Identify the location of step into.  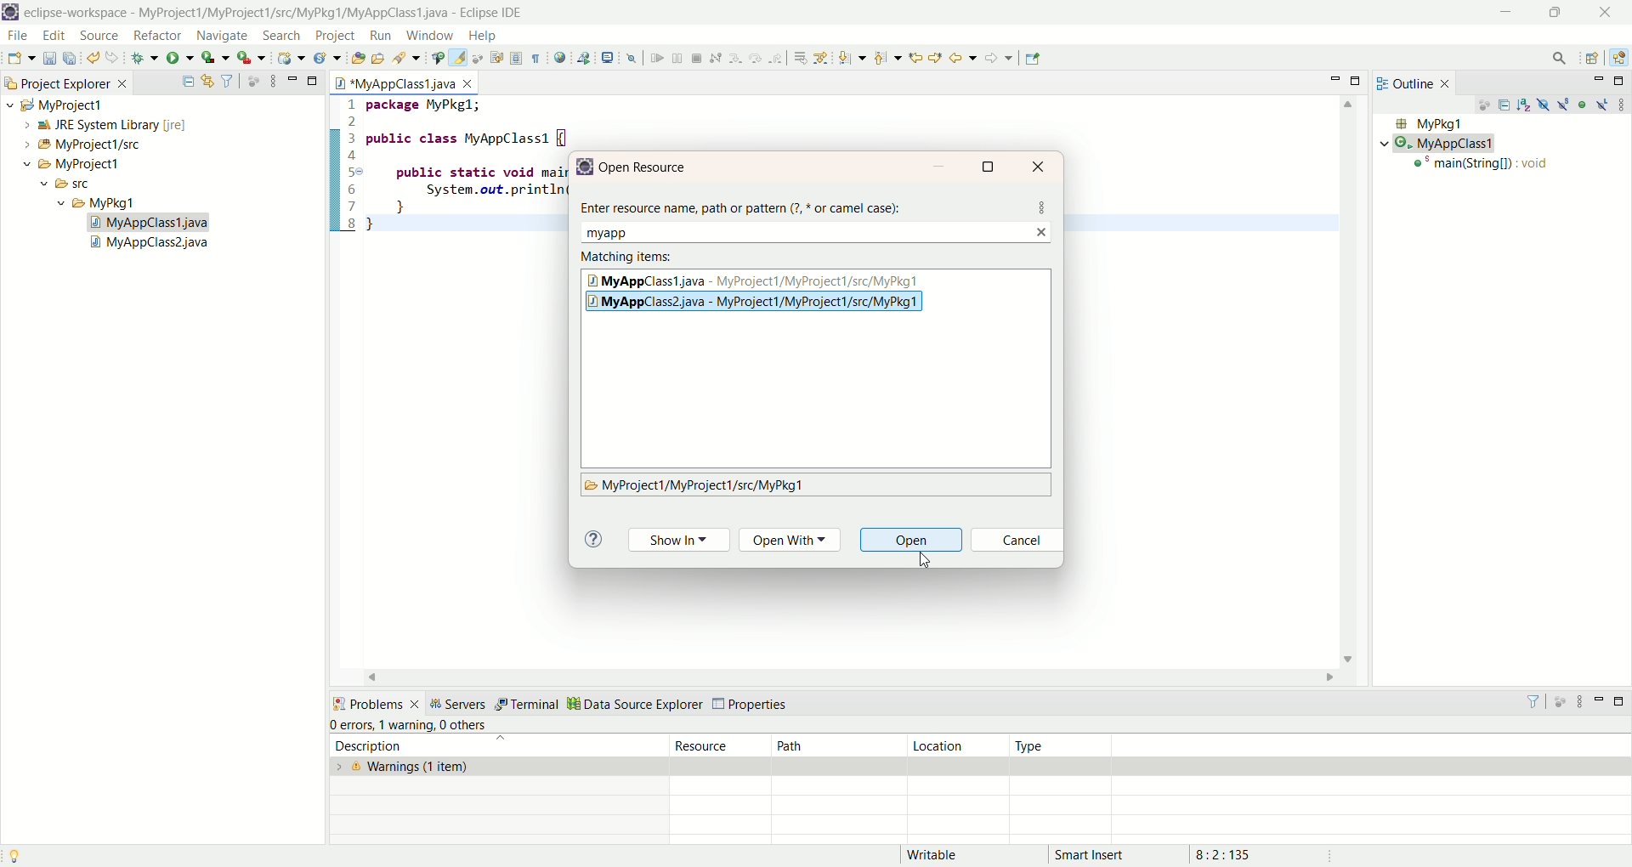
(735, 59).